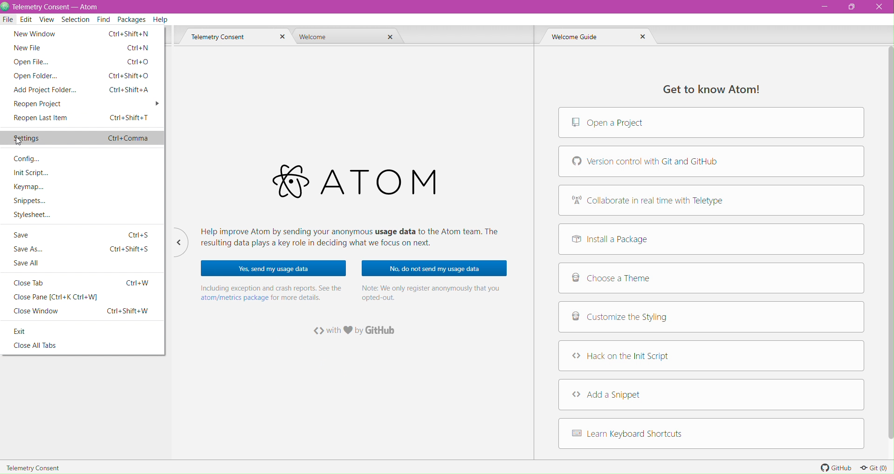  What do you see at coordinates (131, 19) in the screenshot?
I see `Packages` at bounding box center [131, 19].